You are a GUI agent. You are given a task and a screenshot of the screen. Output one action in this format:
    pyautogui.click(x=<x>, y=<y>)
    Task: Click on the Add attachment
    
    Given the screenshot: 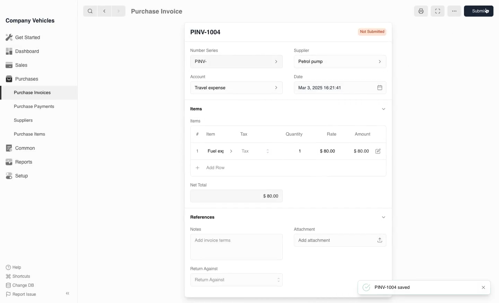 What is the action you would take?
    pyautogui.click(x=341, y=240)
    